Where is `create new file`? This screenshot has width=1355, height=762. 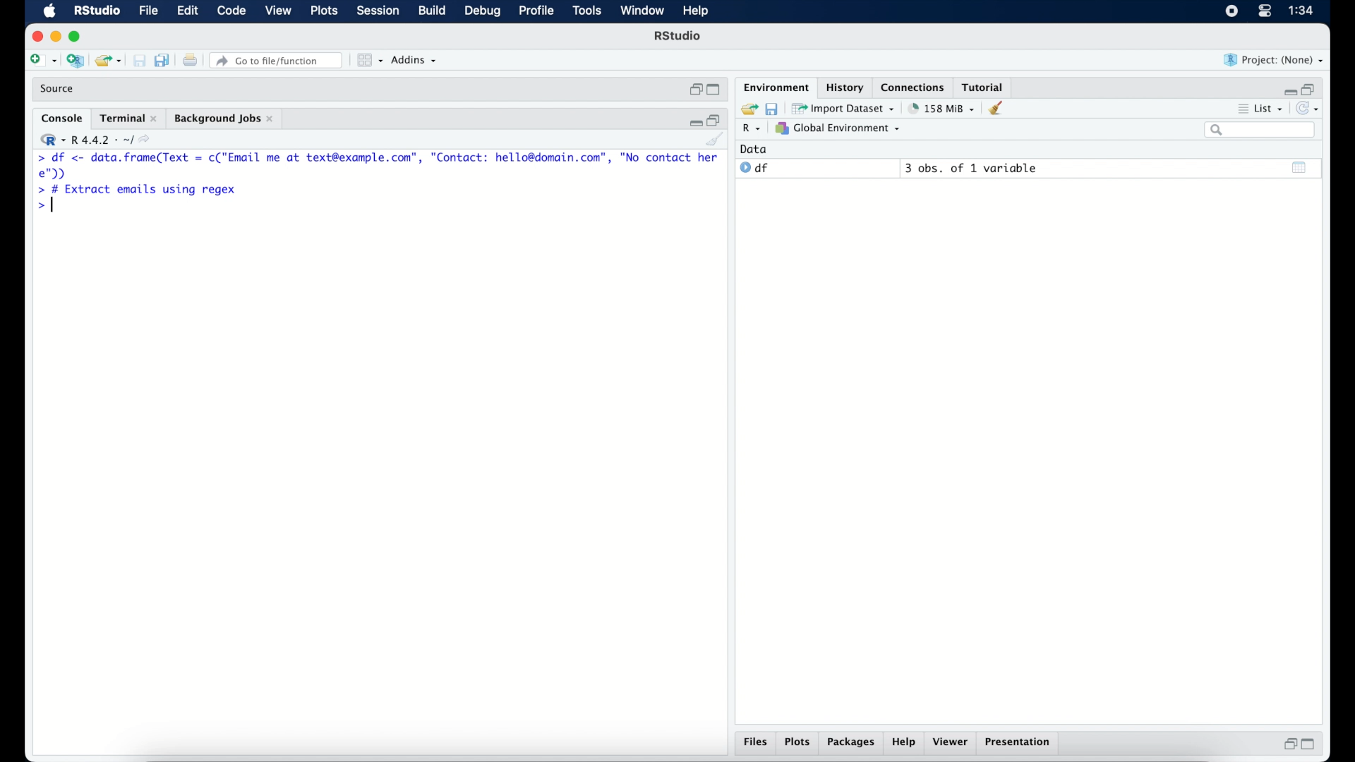
create new file is located at coordinates (42, 61).